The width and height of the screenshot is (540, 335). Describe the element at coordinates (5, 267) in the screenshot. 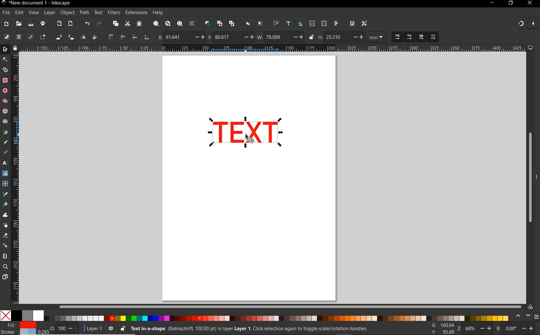

I see `zoom tool` at that location.